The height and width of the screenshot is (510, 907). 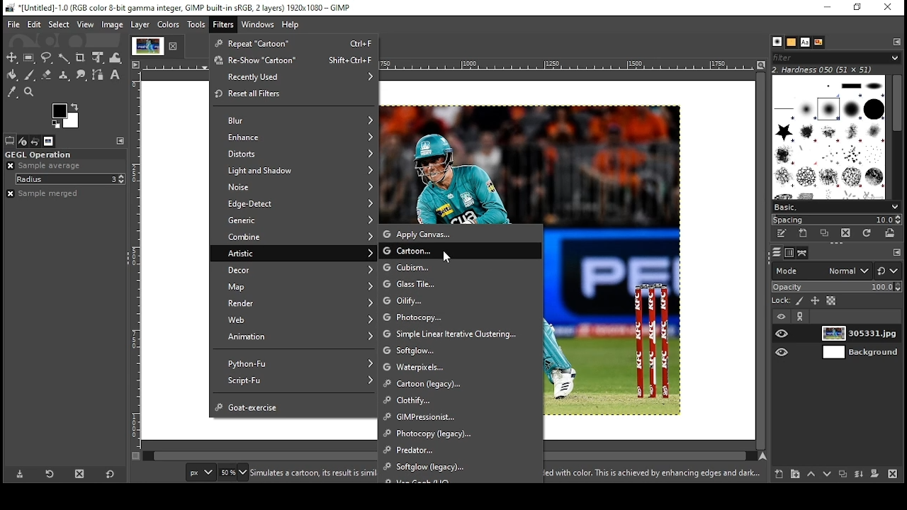 I want to click on move layer one step up, so click(x=811, y=475).